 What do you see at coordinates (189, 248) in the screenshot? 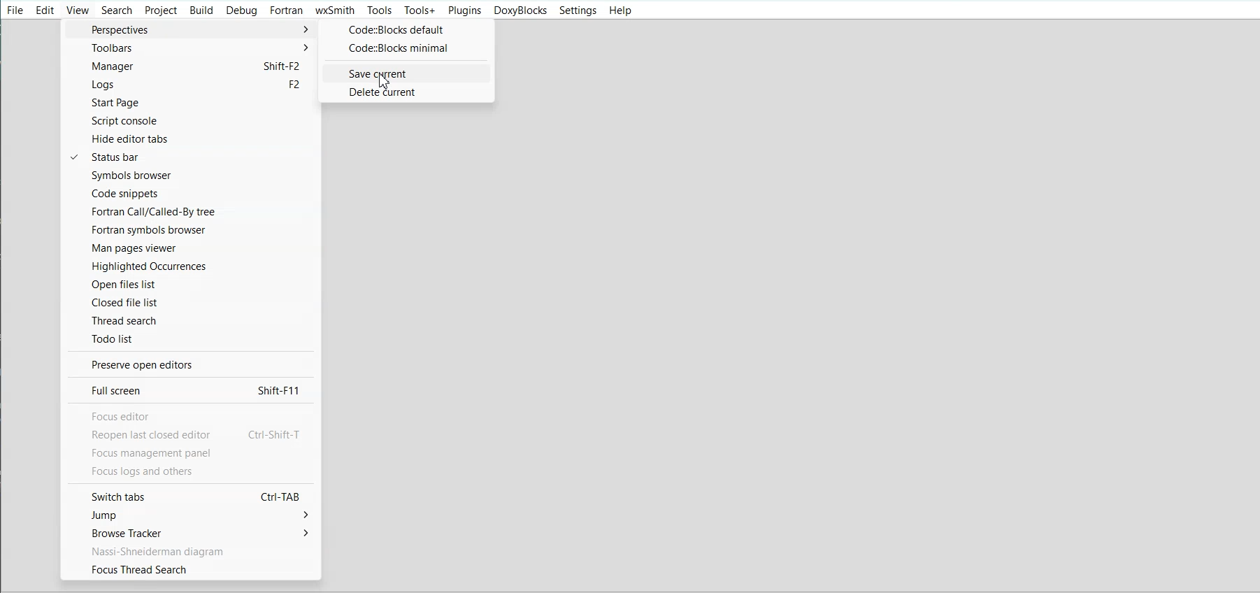
I see `Man pages viewer` at bounding box center [189, 248].